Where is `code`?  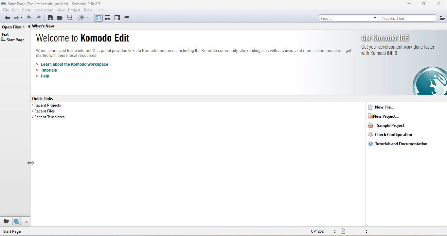 code is located at coordinates (27, 10).